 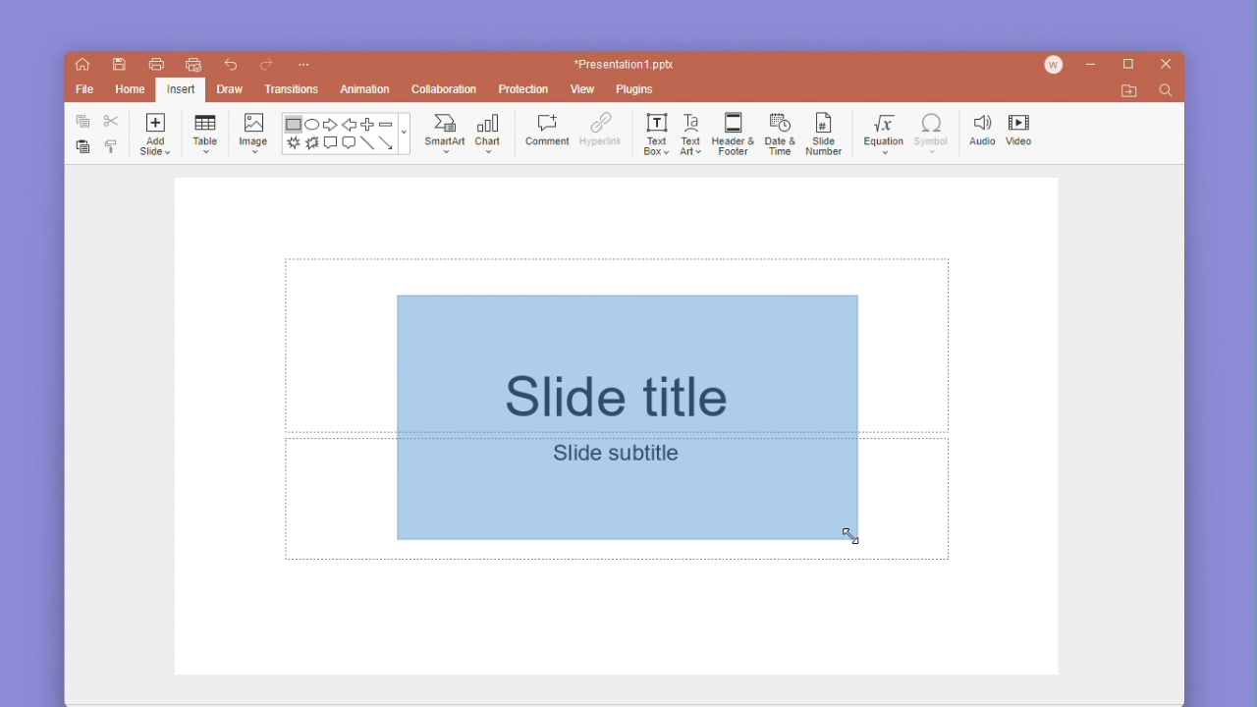 What do you see at coordinates (627, 416) in the screenshot?
I see `initial stage of the shape (rectangle) being drawn` at bounding box center [627, 416].